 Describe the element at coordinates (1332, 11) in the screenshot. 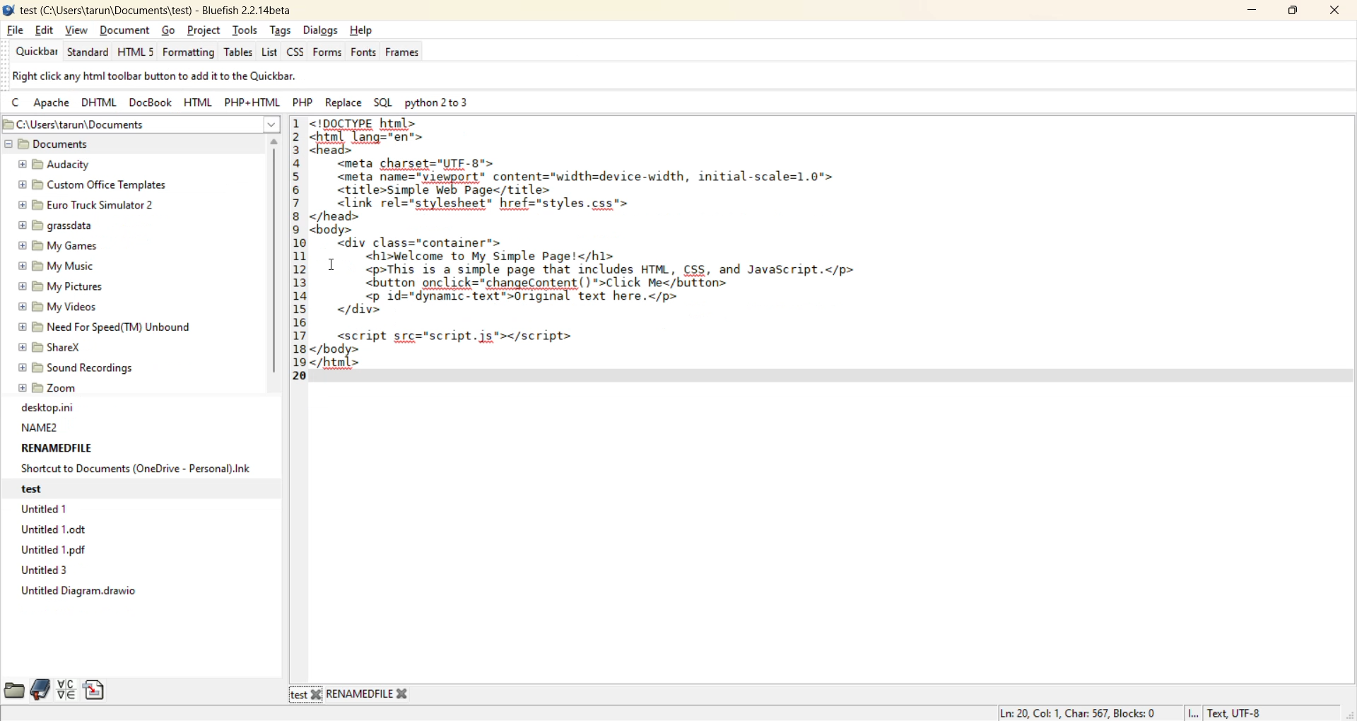

I see `close` at that location.